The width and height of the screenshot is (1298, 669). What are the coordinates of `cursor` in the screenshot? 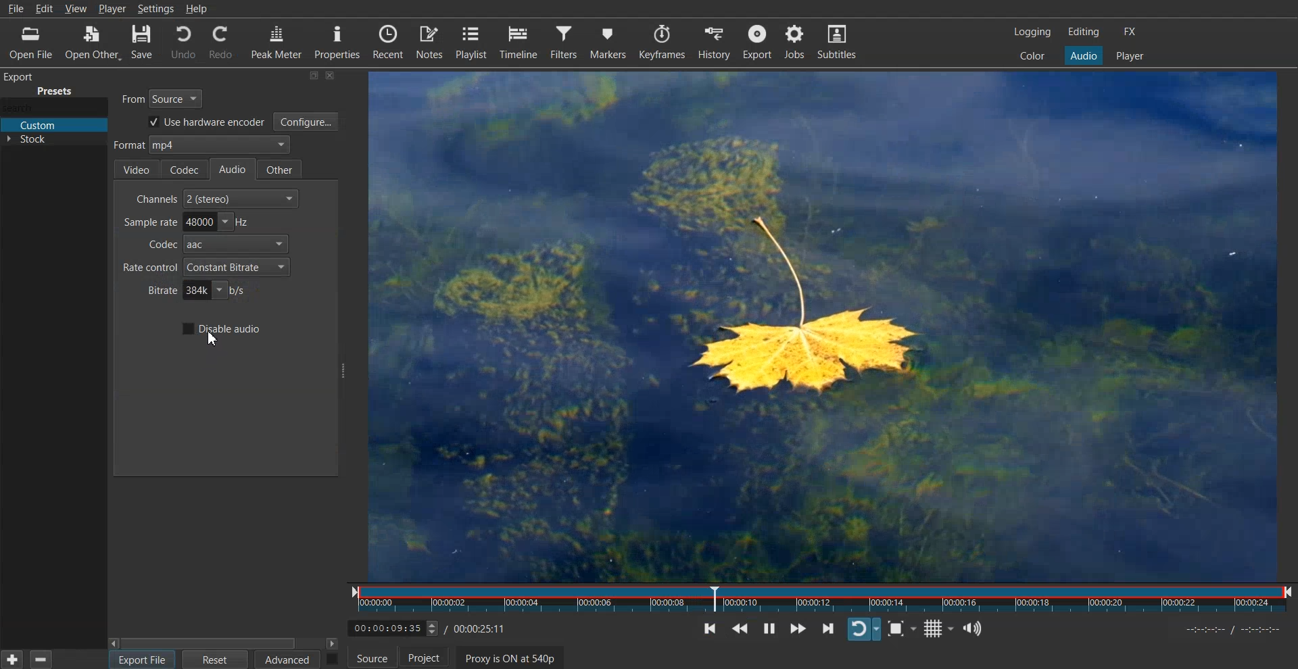 It's located at (212, 343).